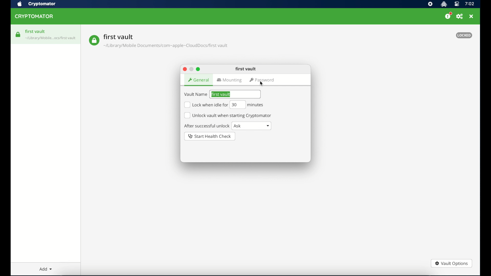  What do you see at coordinates (228, 115) in the screenshot?
I see `unlock vault when starting cryptomator` at bounding box center [228, 115].